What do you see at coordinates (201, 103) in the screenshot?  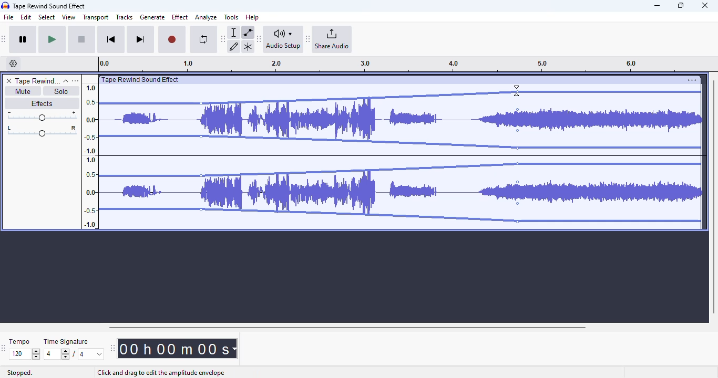 I see `Control point` at bounding box center [201, 103].